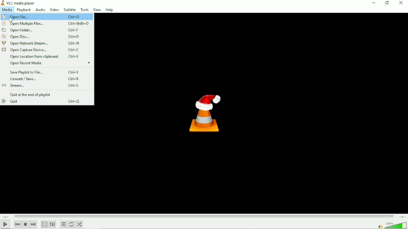  What do you see at coordinates (47, 79) in the screenshot?
I see `Convert/save` at bounding box center [47, 79].